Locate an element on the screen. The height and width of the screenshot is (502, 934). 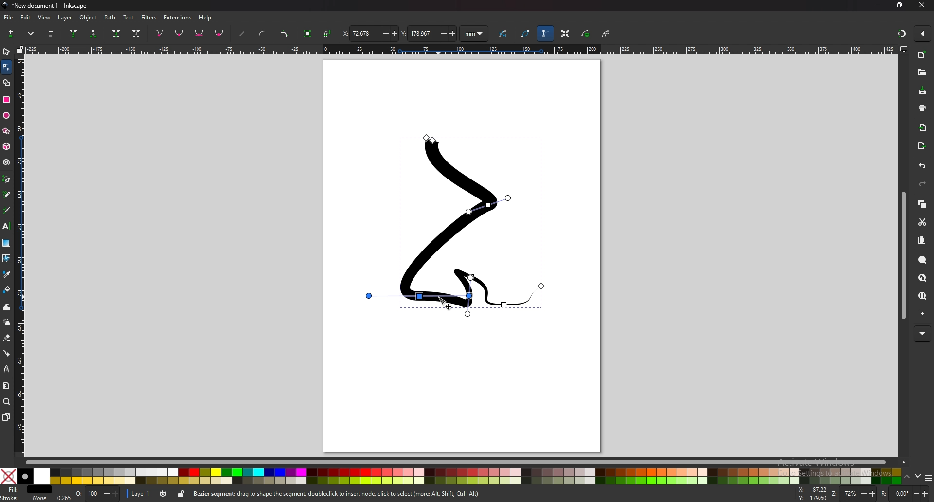
zoom is located at coordinates (854, 494).